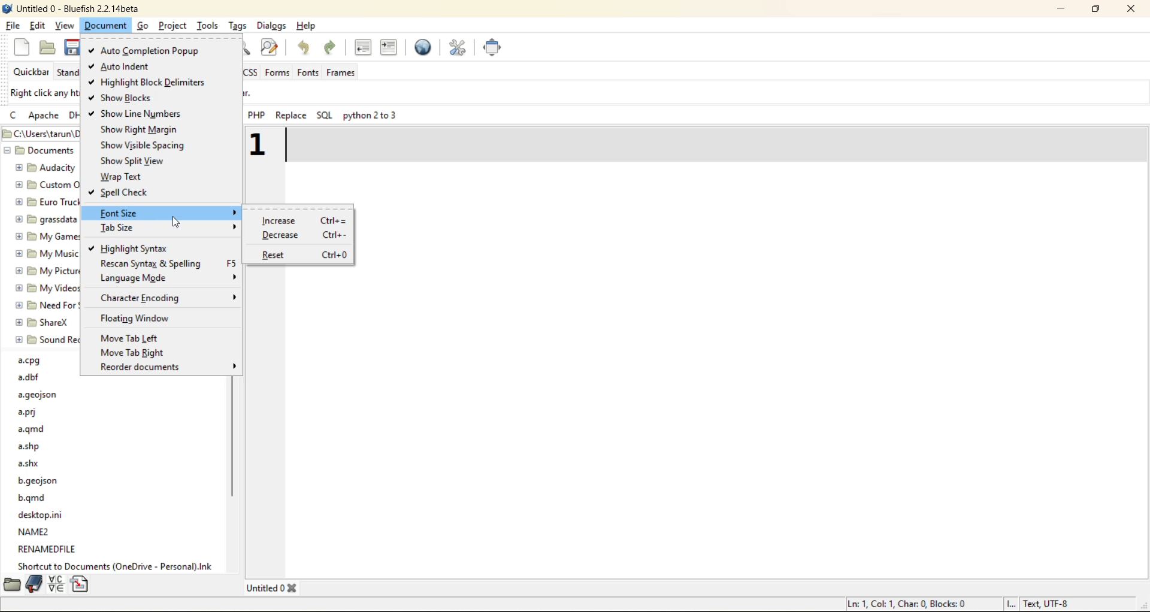 The image size is (1150, 612). Describe the element at coordinates (308, 257) in the screenshot. I see `reset` at that location.